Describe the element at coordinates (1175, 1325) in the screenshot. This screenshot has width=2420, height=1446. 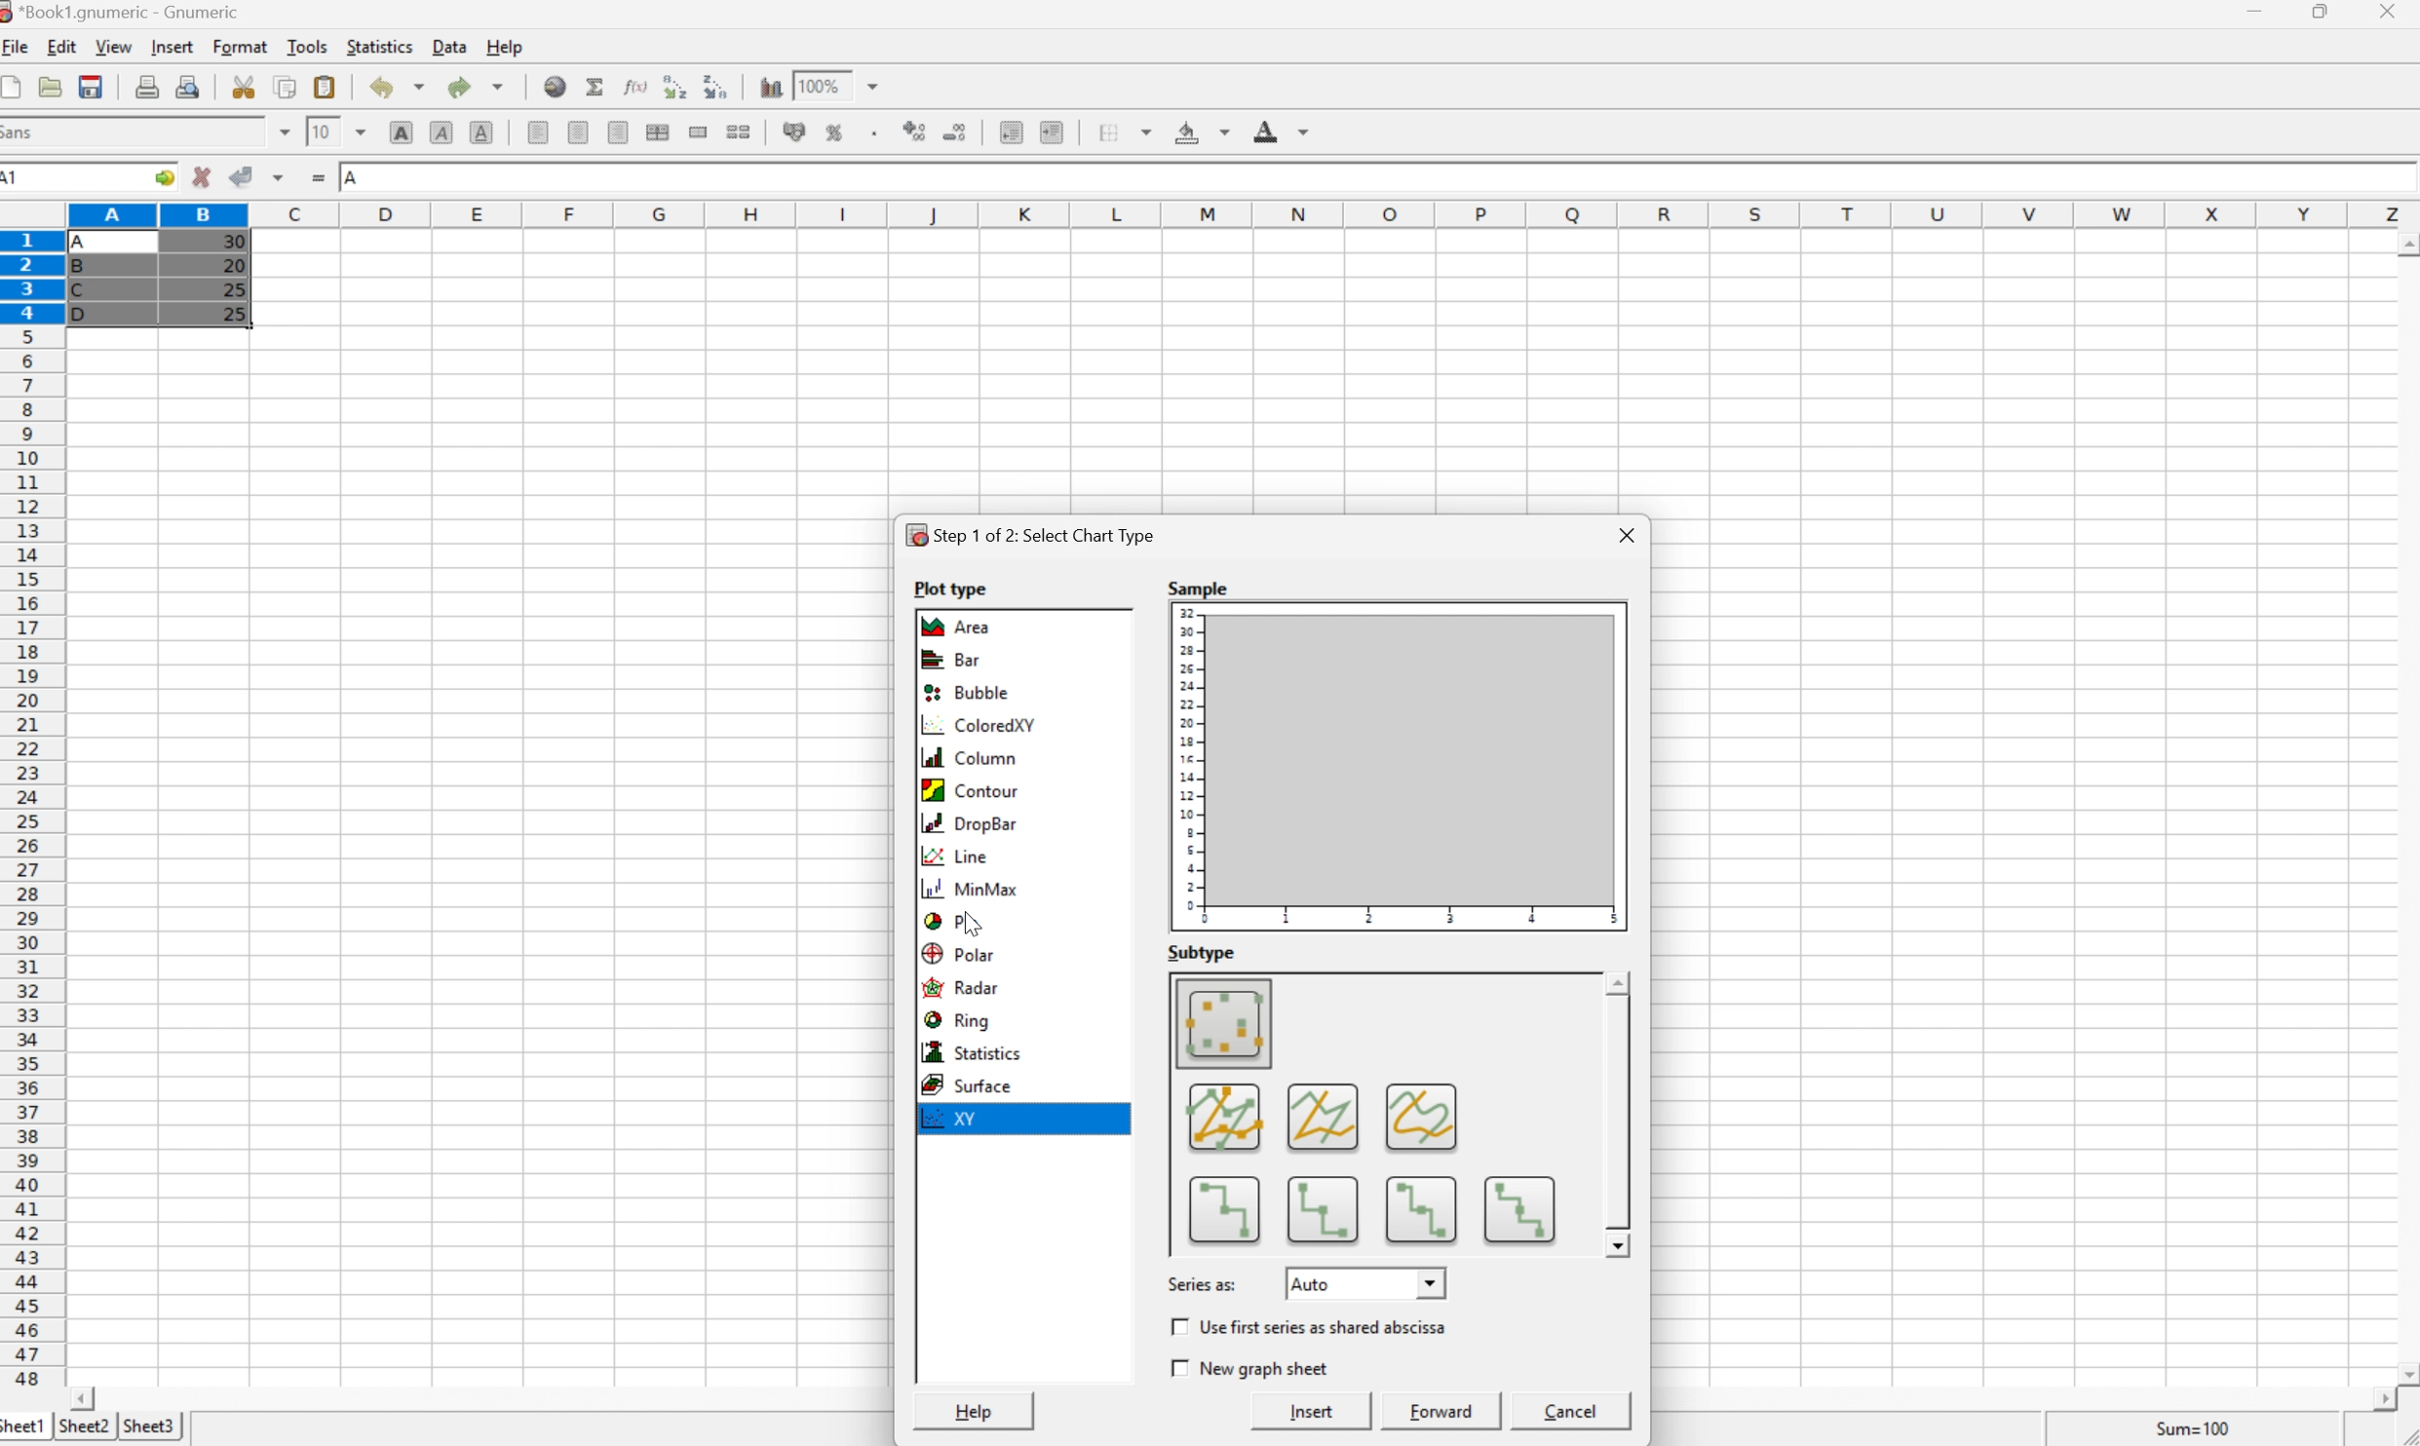
I see `Checkbox` at that location.